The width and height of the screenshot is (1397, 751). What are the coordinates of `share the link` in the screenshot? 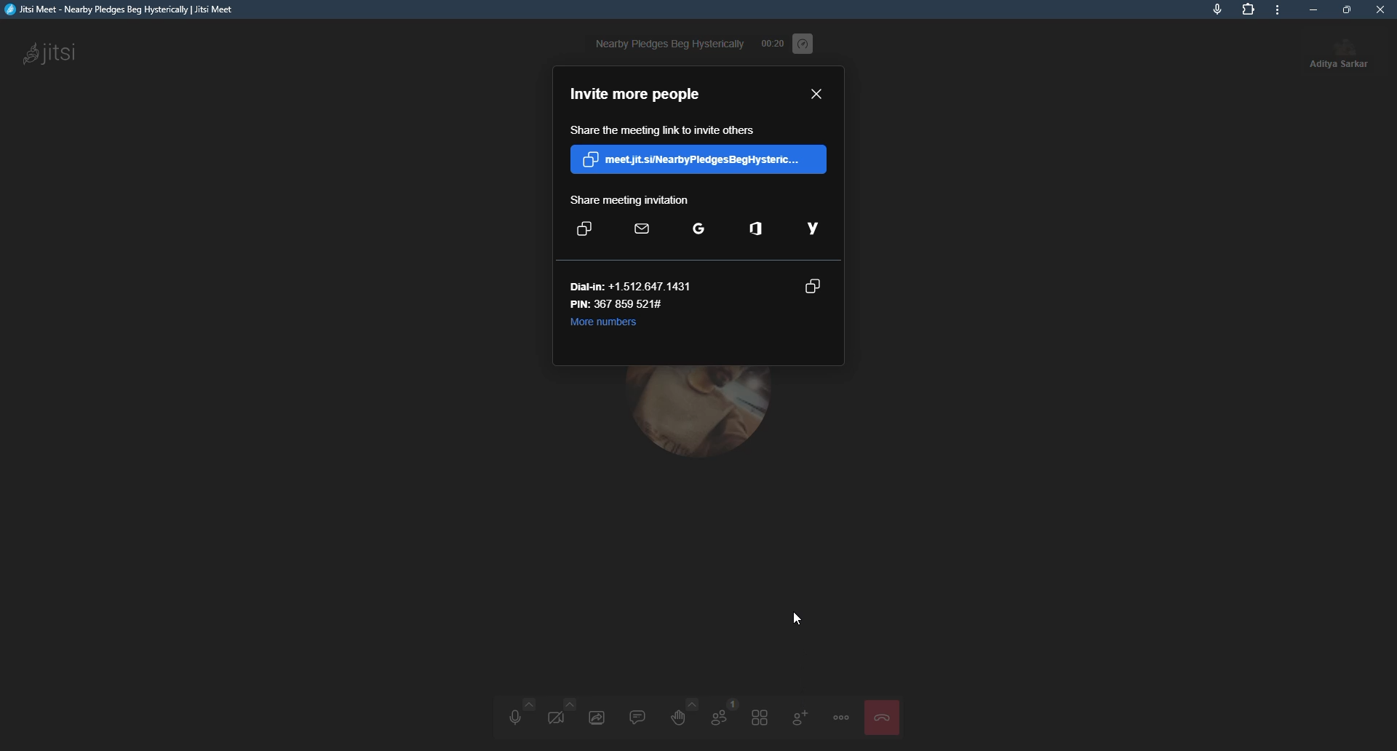 It's located at (661, 130).